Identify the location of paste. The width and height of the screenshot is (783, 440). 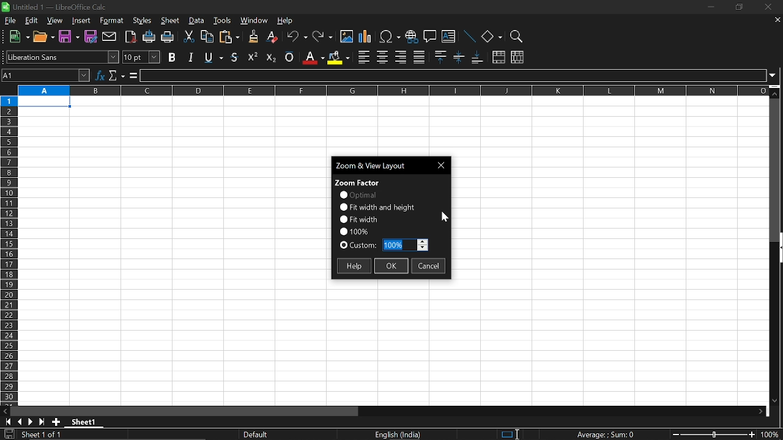
(229, 38).